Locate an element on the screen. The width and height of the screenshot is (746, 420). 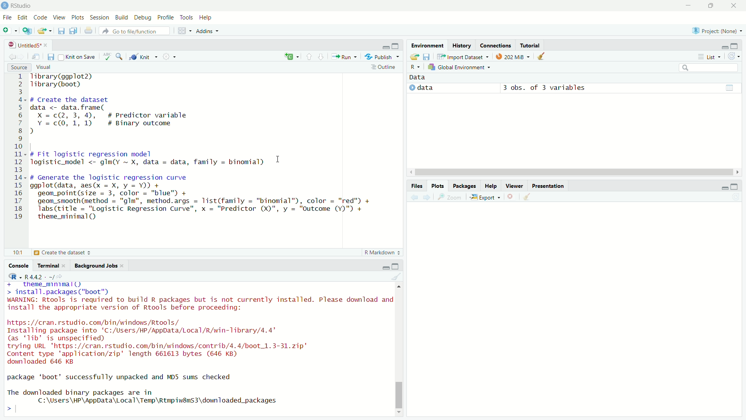
Search bar is located at coordinates (709, 68).